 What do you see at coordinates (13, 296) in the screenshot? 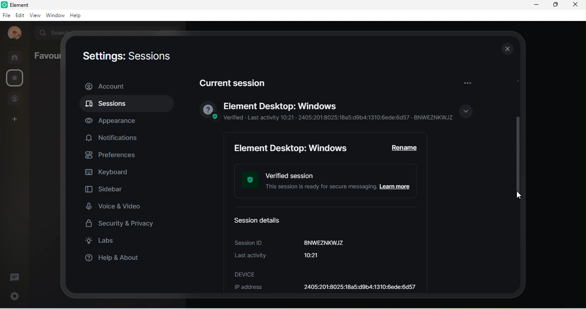
I see `settings` at bounding box center [13, 296].